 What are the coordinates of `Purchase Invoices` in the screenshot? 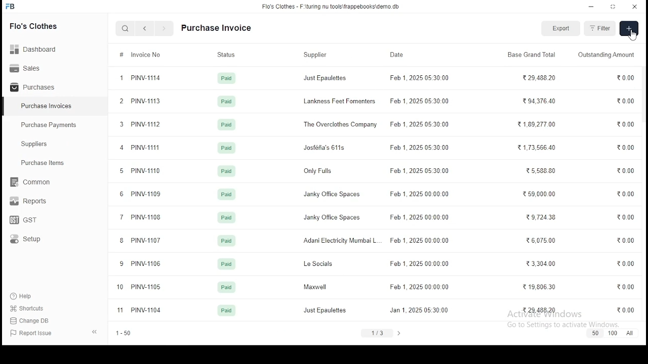 It's located at (48, 106).